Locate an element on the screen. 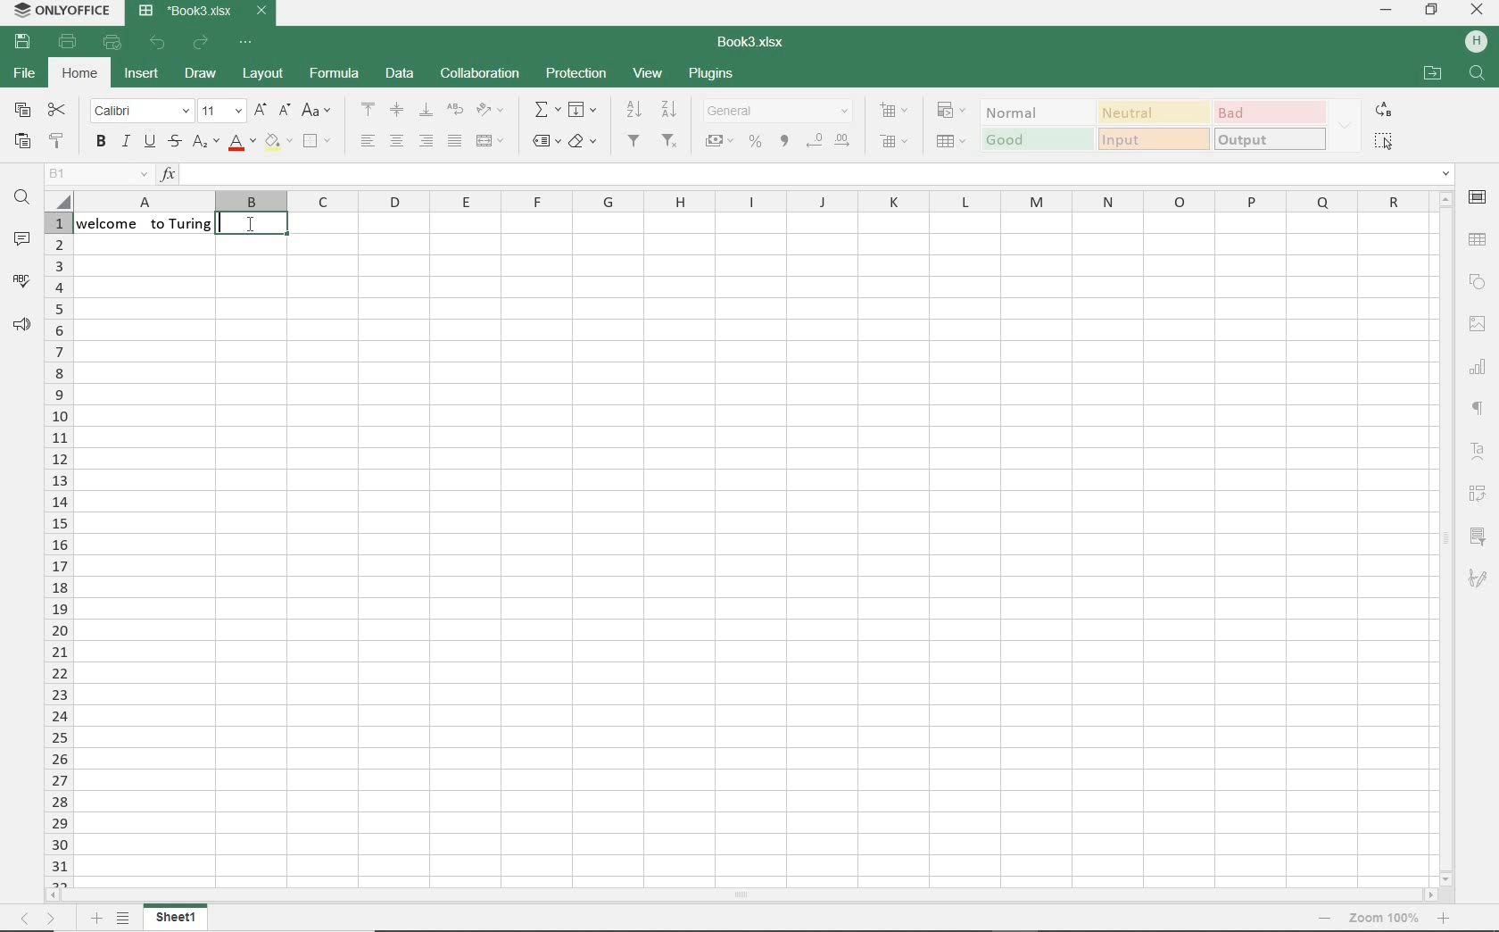 The height and width of the screenshot is (932, 1499). insert is located at coordinates (143, 75).